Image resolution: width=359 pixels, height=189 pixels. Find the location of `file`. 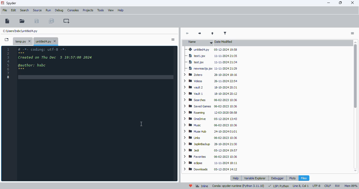

file is located at coordinates (5, 10).